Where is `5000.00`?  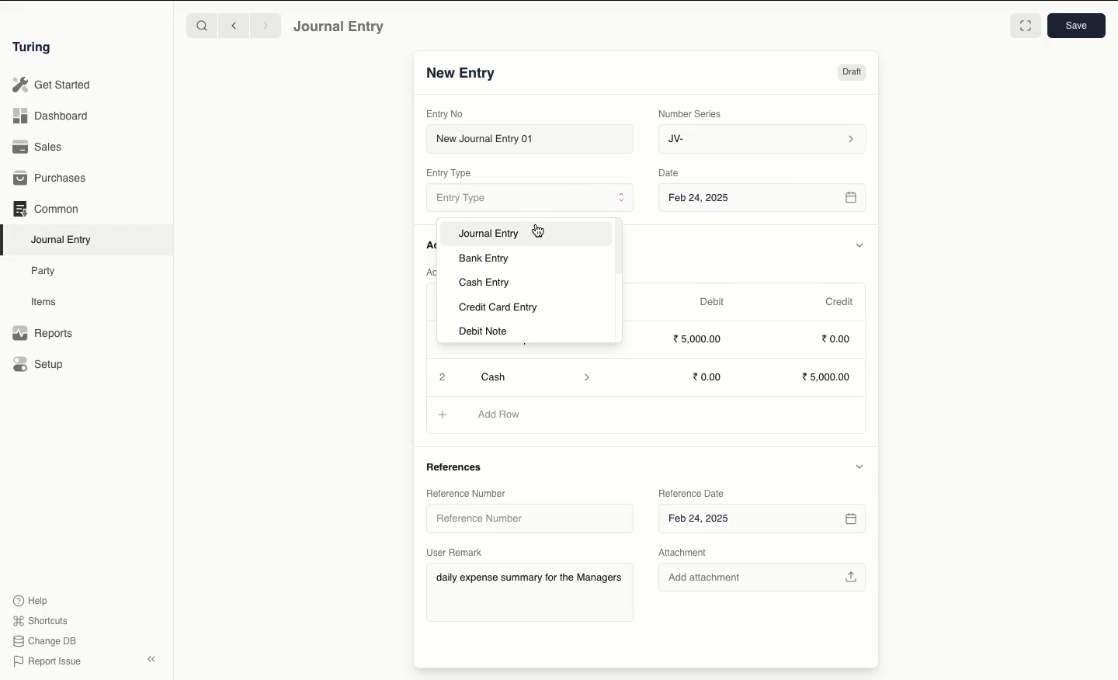
5000.00 is located at coordinates (699, 338).